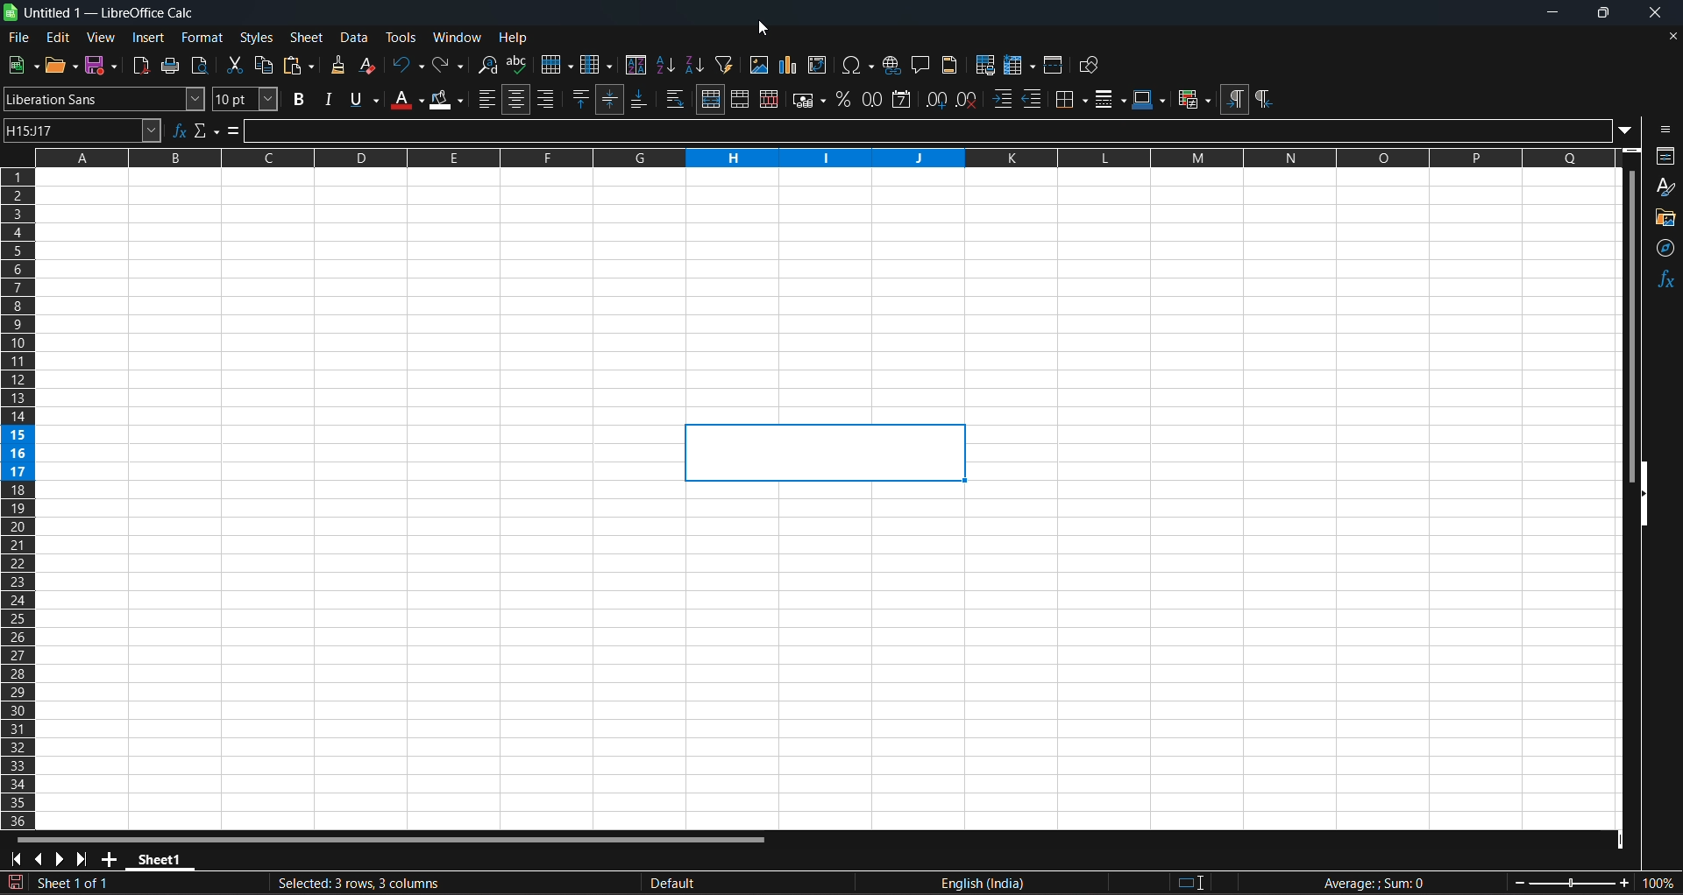 The height and width of the screenshot is (895, 1683). What do you see at coordinates (1084, 883) in the screenshot?
I see `text language` at bounding box center [1084, 883].